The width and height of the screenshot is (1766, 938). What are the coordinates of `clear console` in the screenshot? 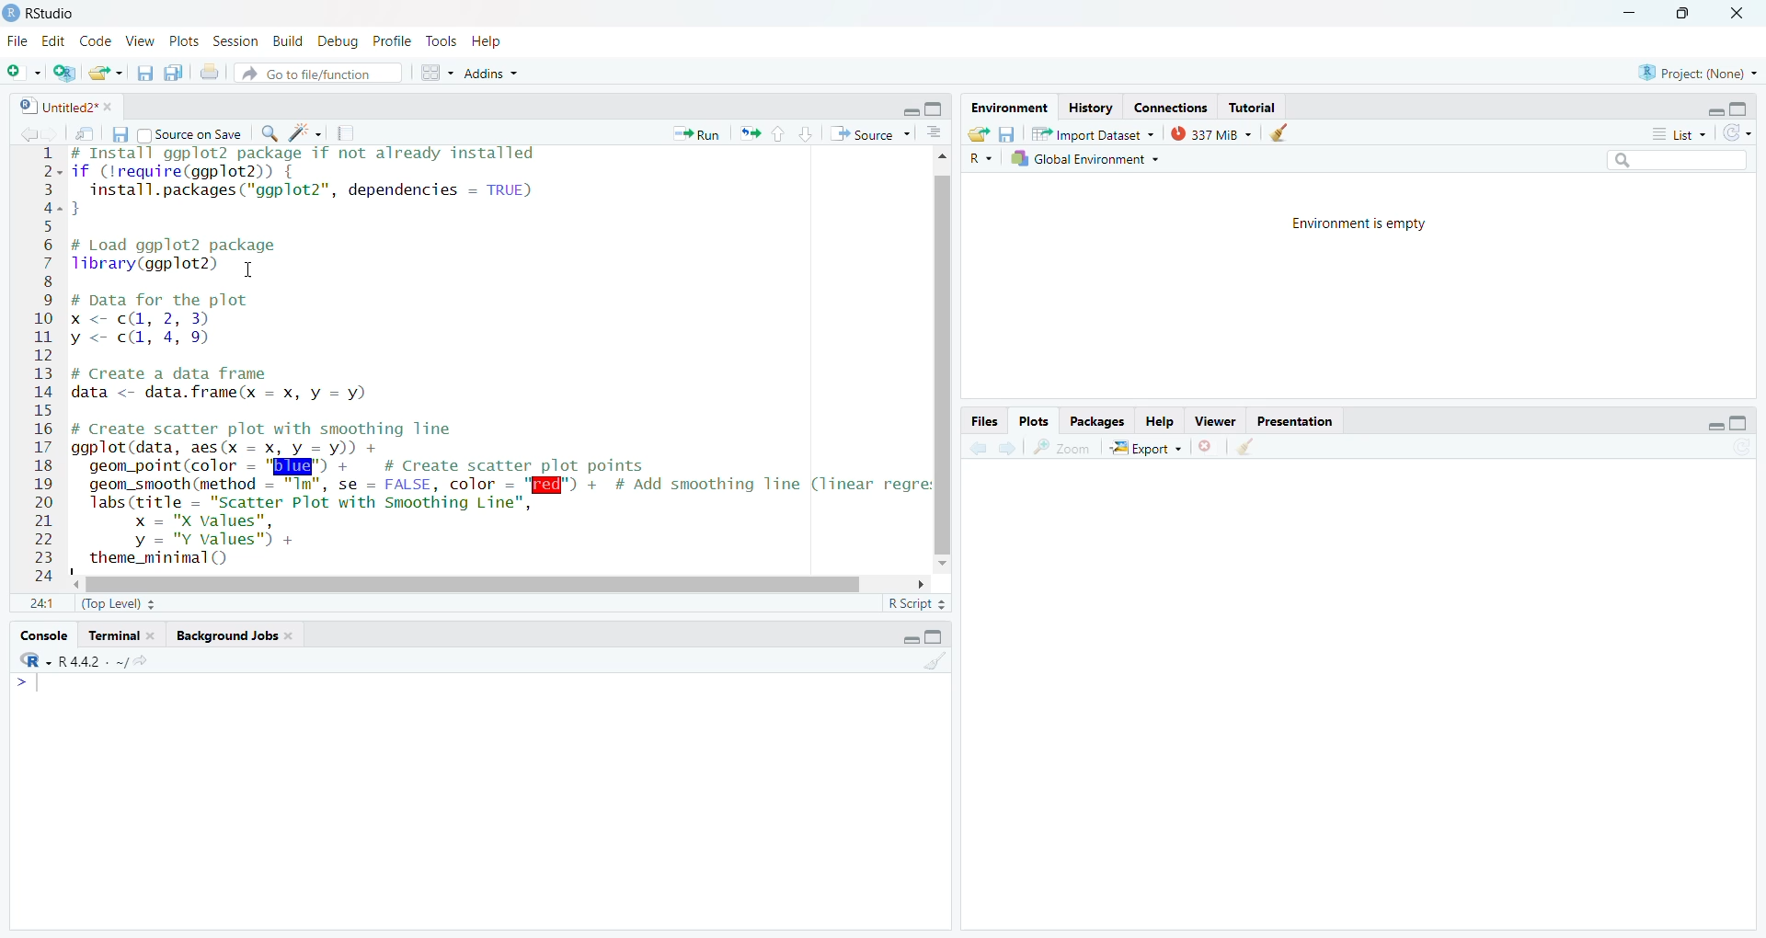 It's located at (934, 662).